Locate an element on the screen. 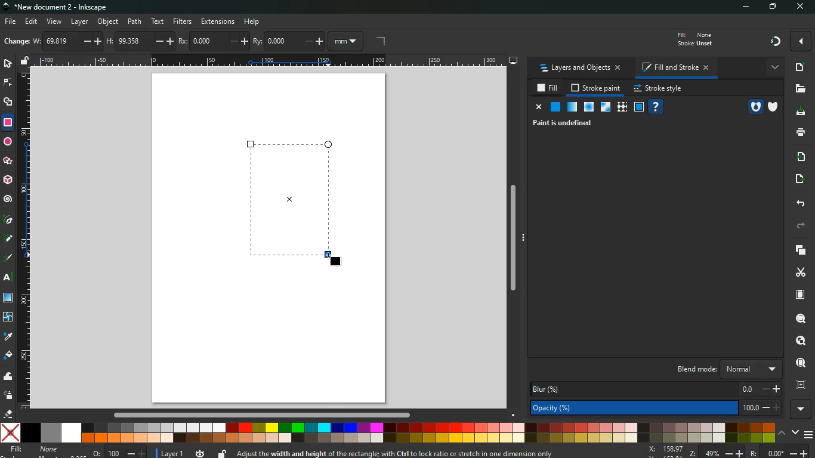  maximize is located at coordinates (773, 8).